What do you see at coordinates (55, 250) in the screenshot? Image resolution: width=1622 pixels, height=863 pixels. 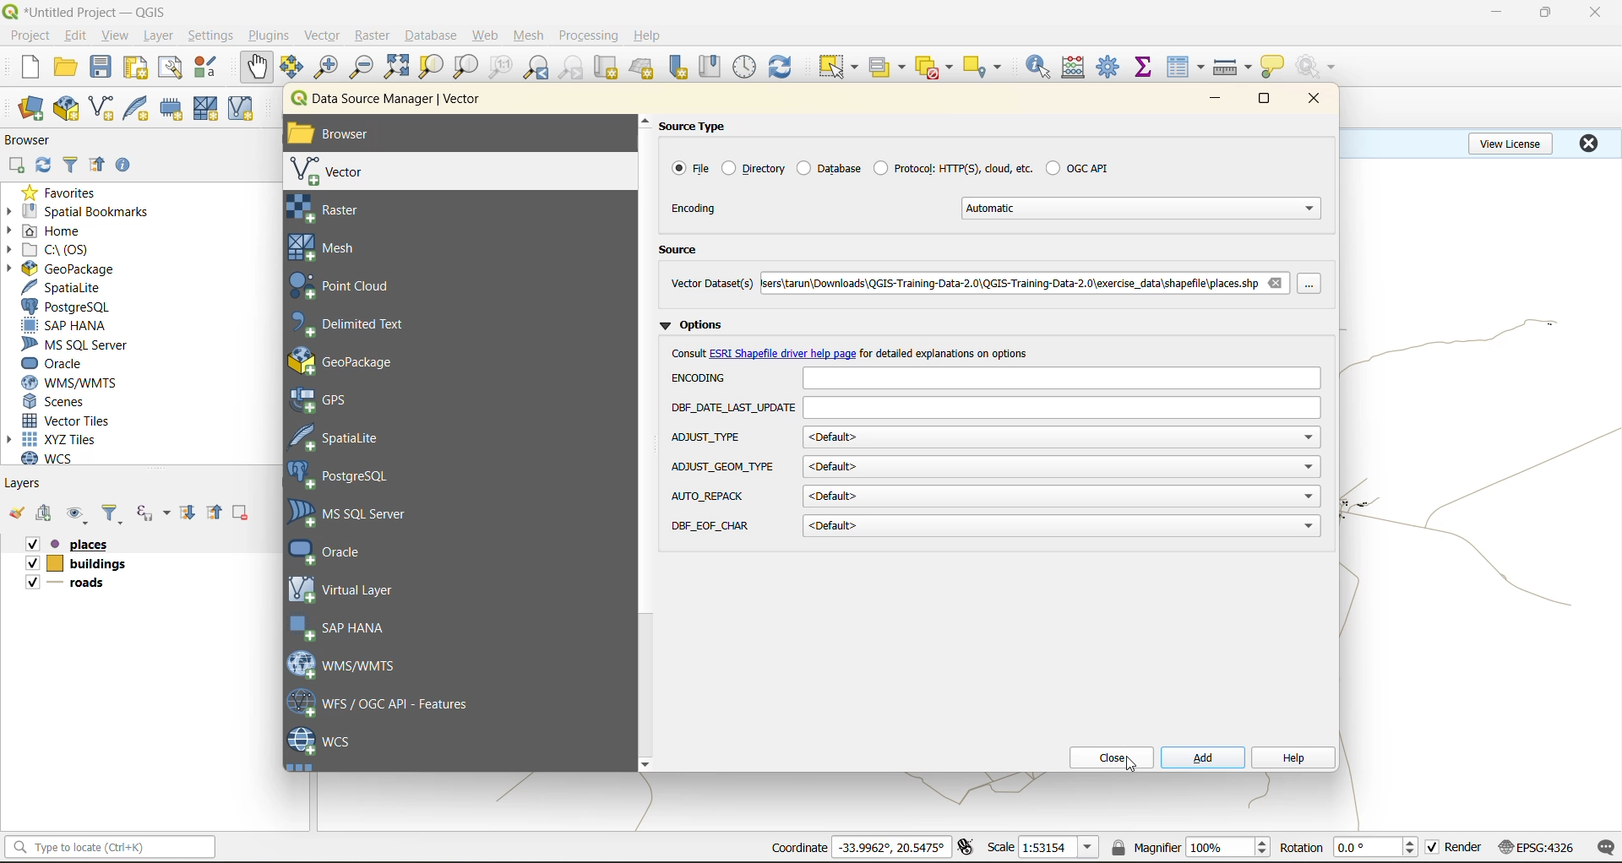 I see `c\:os` at bounding box center [55, 250].